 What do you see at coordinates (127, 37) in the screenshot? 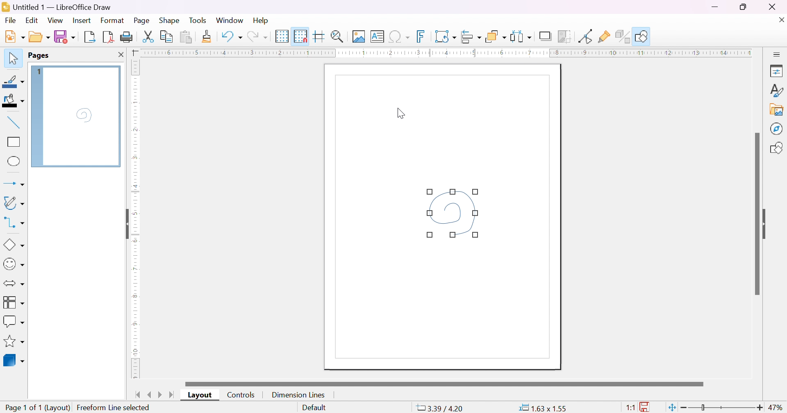
I see `print` at bounding box center [127, 37].